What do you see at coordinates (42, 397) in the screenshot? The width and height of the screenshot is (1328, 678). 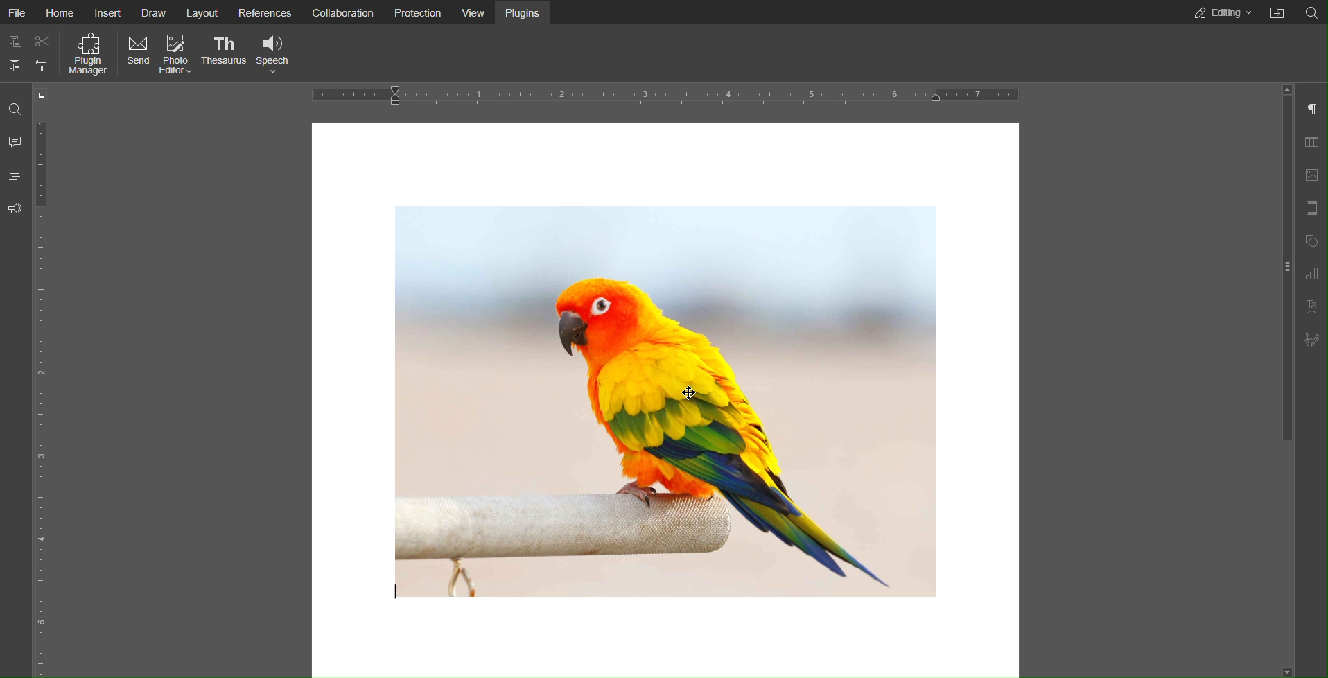 I see `Vertical Ruler` at bounding box center [42, 397].